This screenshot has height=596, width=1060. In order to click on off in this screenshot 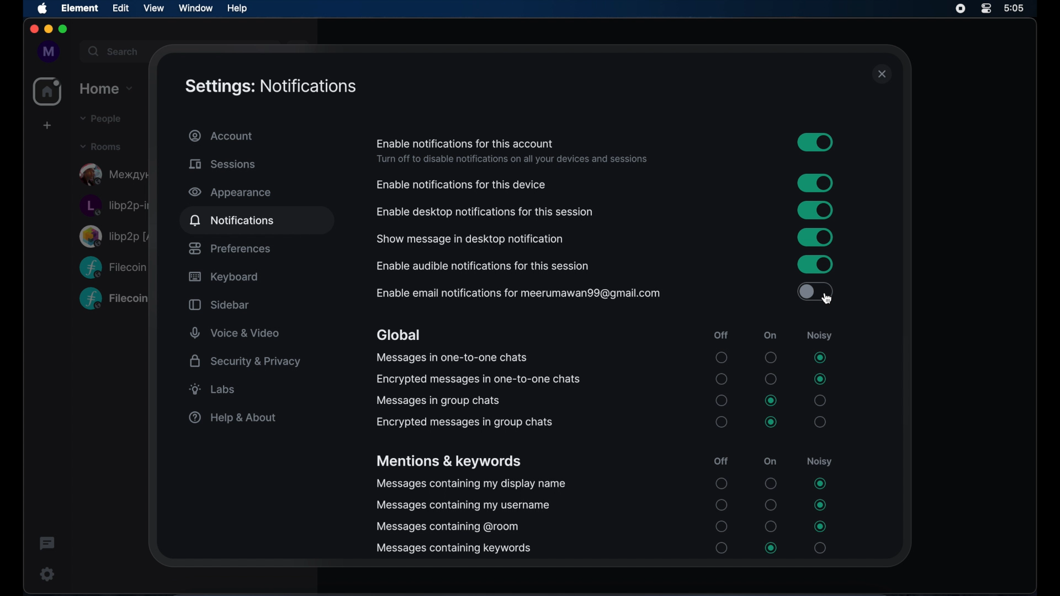, I will do `click(722, 461)`.